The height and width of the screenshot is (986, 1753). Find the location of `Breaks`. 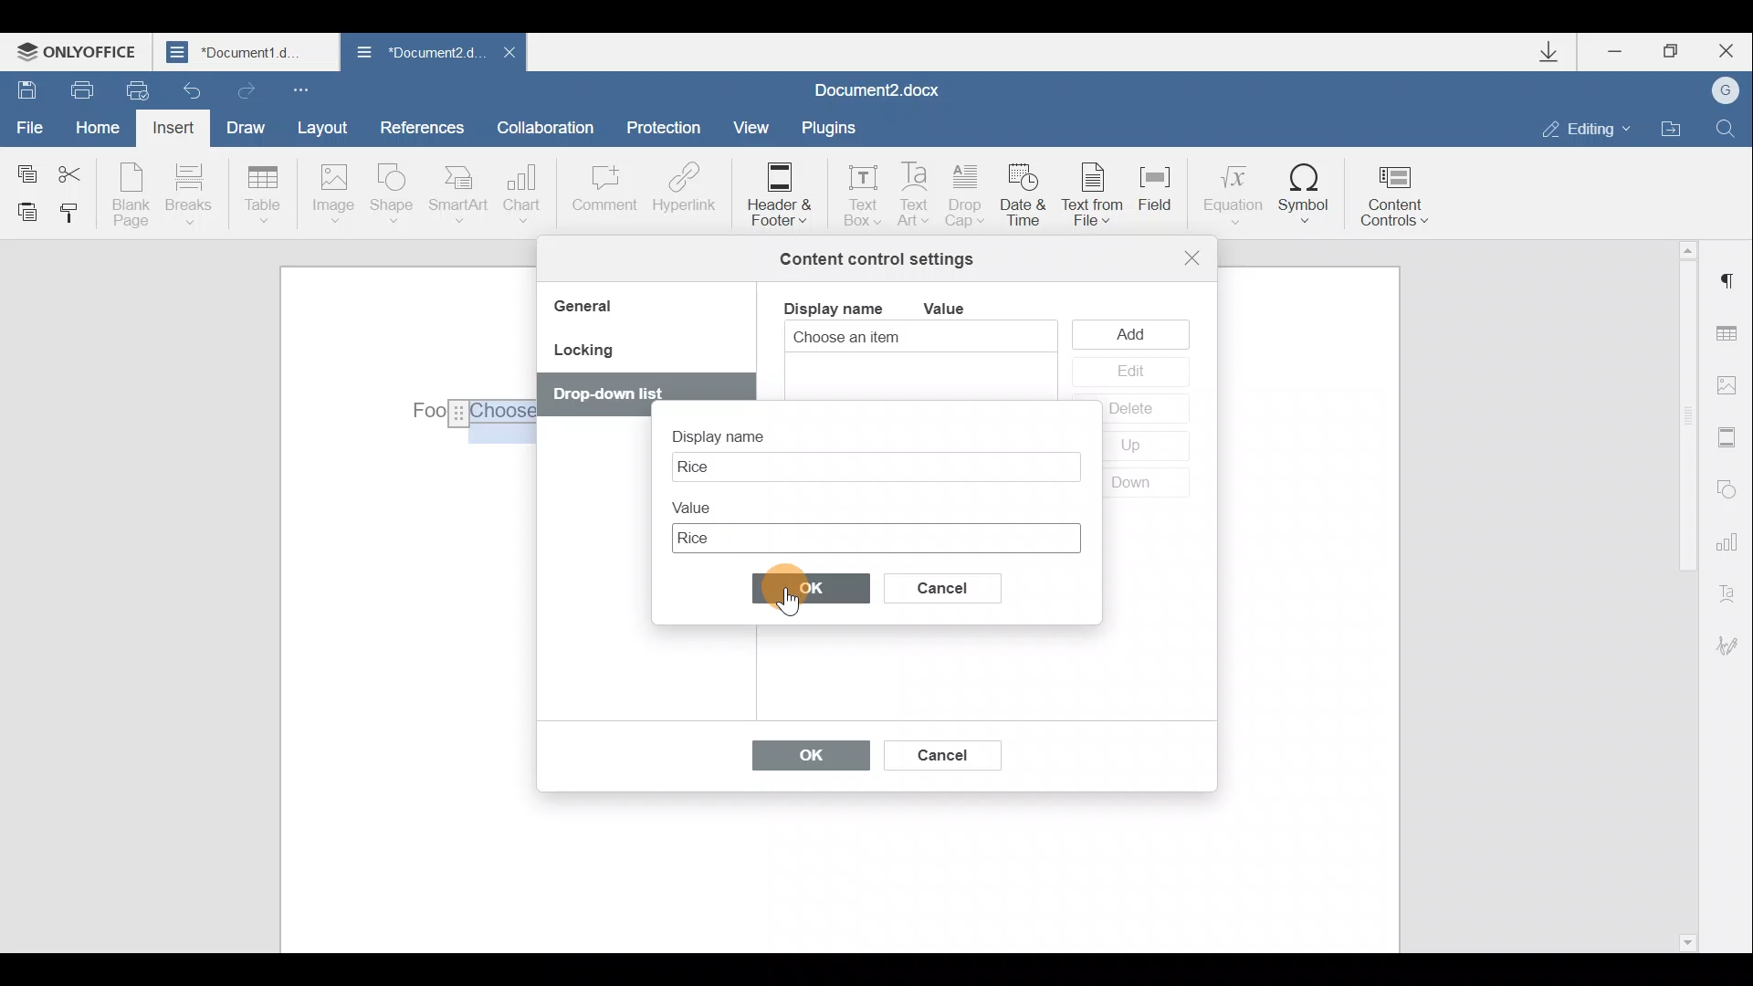

Breaks is located at coordinates (187, 199).